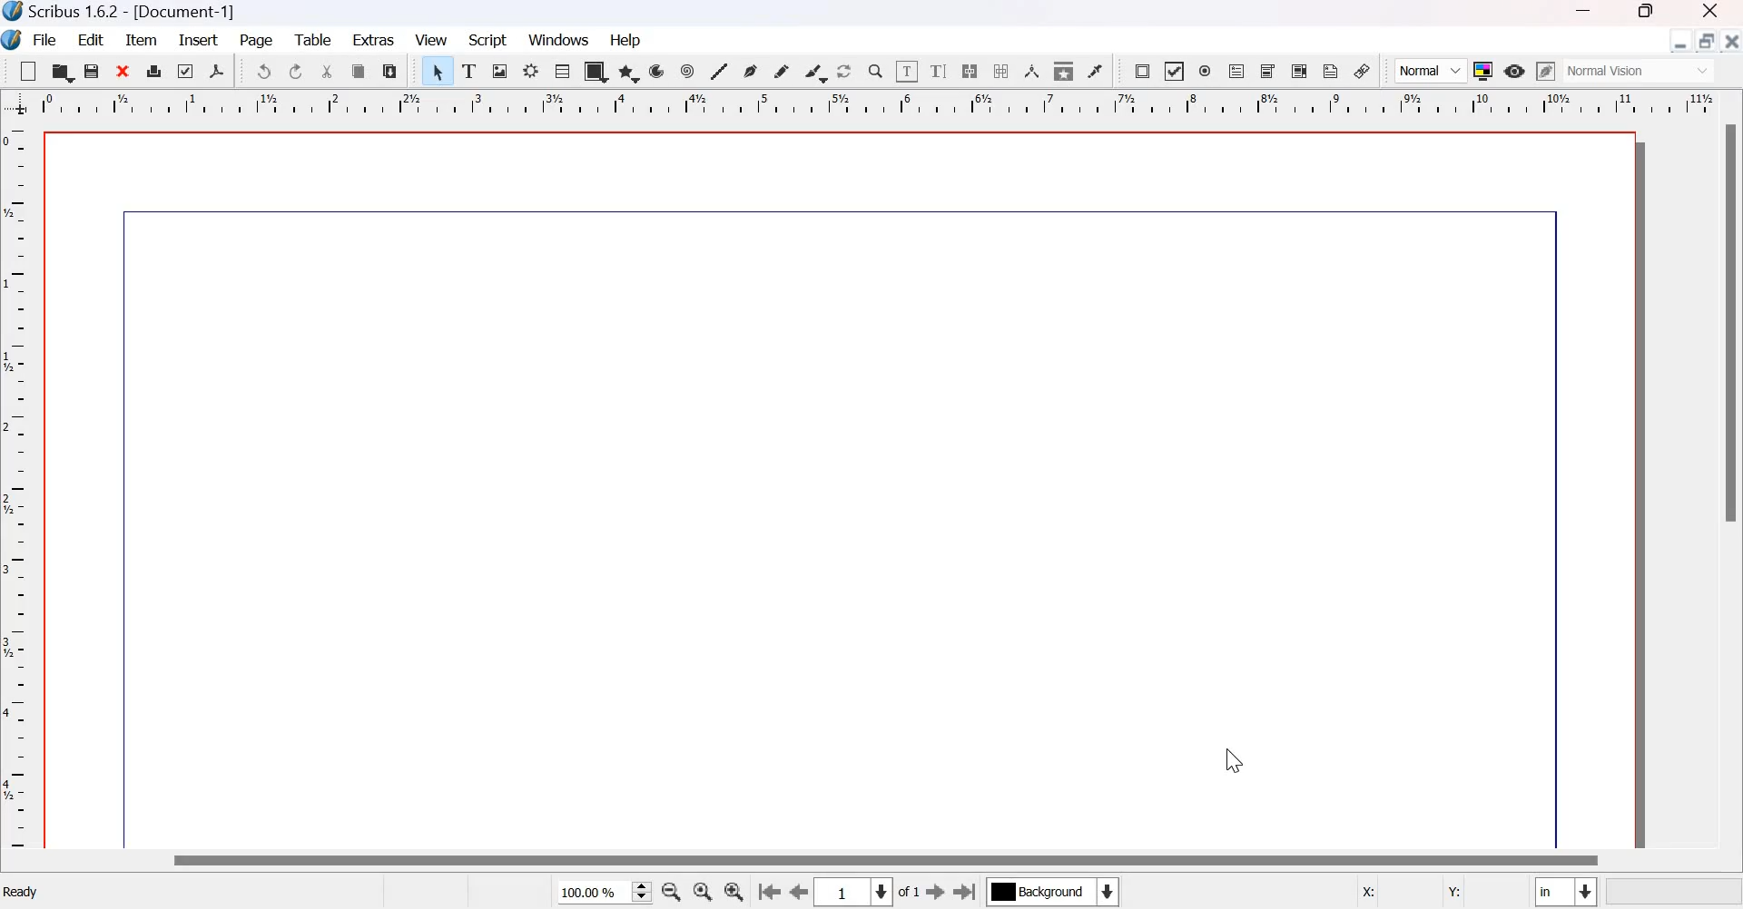 The image size is (1743, 909). Describe the element at coordinates (358, 72) in the screenshot. I see `copy` at that location.